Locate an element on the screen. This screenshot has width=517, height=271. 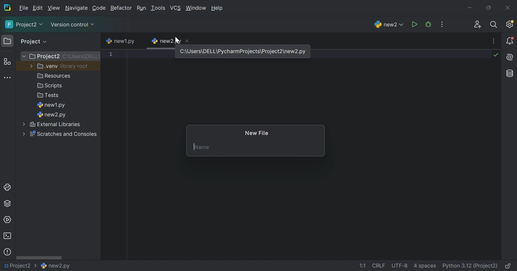
Recent files, tab actions, and more is located at coordinates (494, 41).